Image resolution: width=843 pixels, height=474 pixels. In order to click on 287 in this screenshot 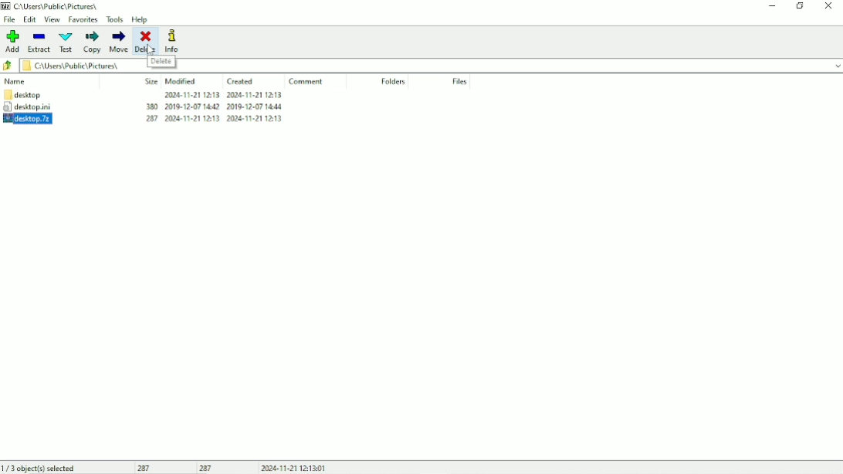, I will do `click(147, 468)`.